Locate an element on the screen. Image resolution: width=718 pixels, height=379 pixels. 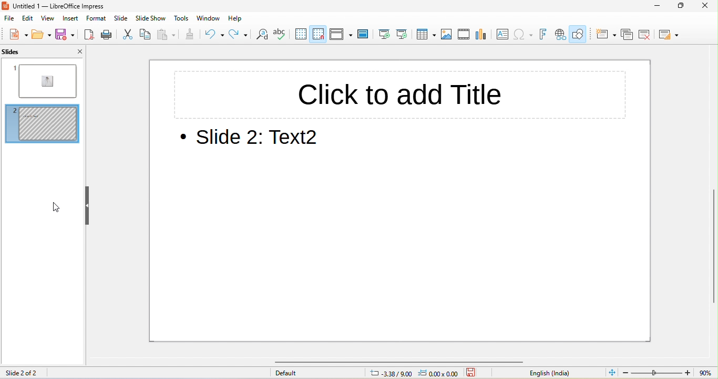
untitled 1-libreoffice impress is located at coordinates (81, 6).